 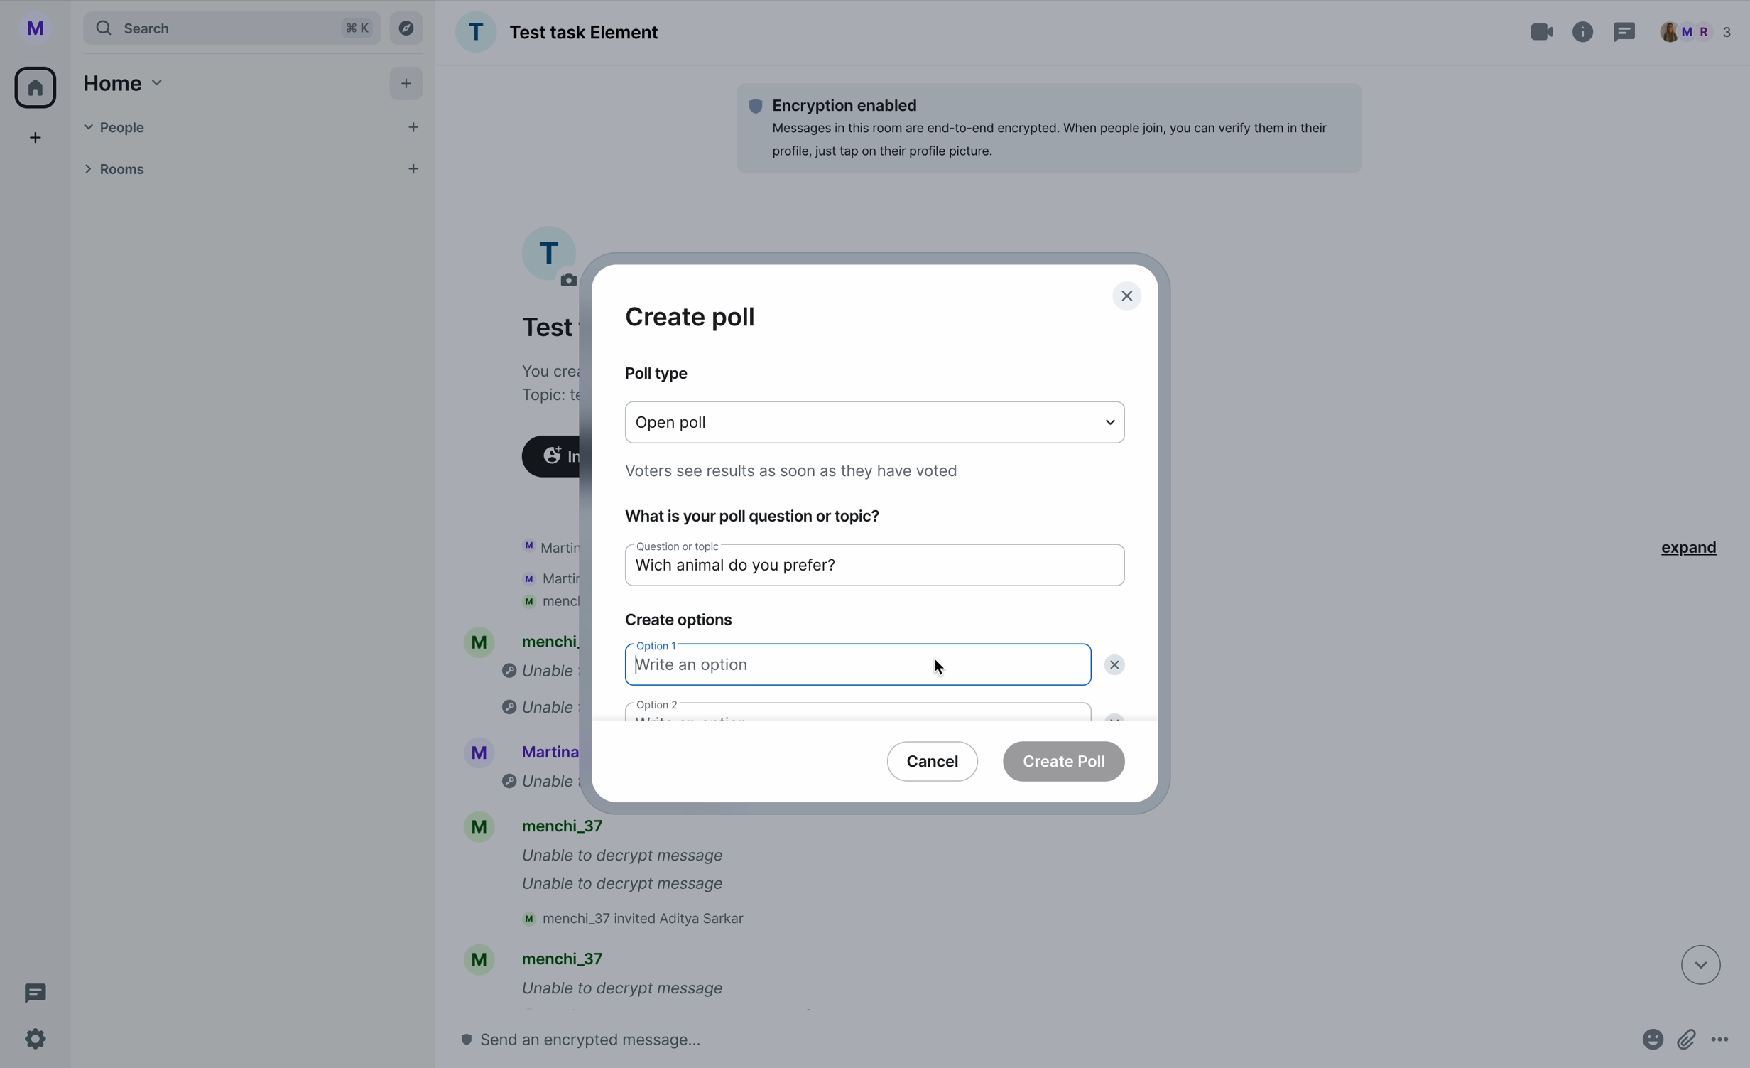 I want to click on create poll button, so click(x=1065, y=760).